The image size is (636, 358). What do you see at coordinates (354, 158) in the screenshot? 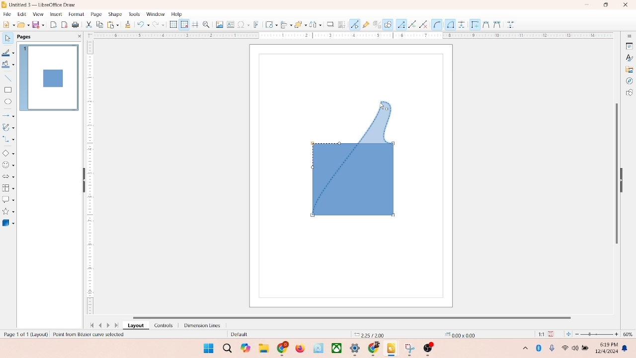
I see `shapes` at bounding box center [354, 158].